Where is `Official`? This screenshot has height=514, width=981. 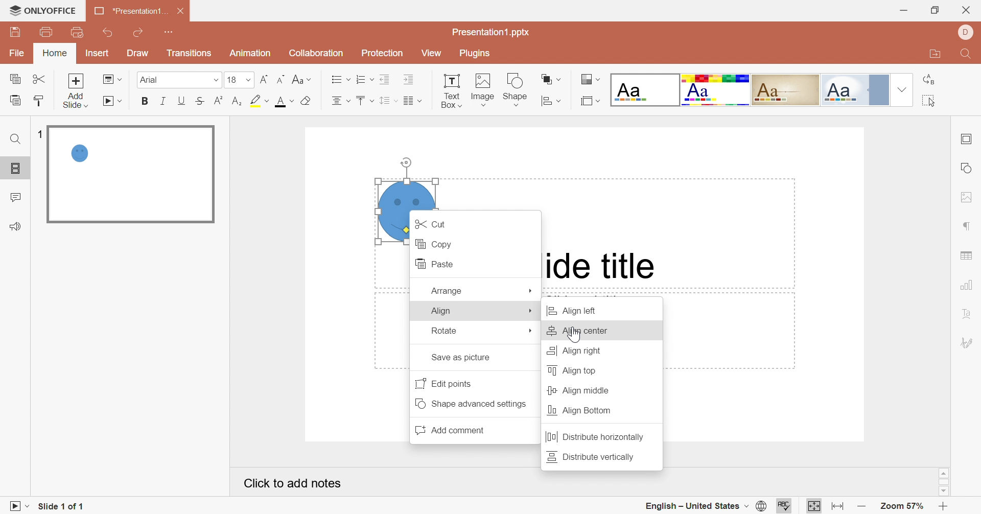
Official is located at coordinates (854, 90).